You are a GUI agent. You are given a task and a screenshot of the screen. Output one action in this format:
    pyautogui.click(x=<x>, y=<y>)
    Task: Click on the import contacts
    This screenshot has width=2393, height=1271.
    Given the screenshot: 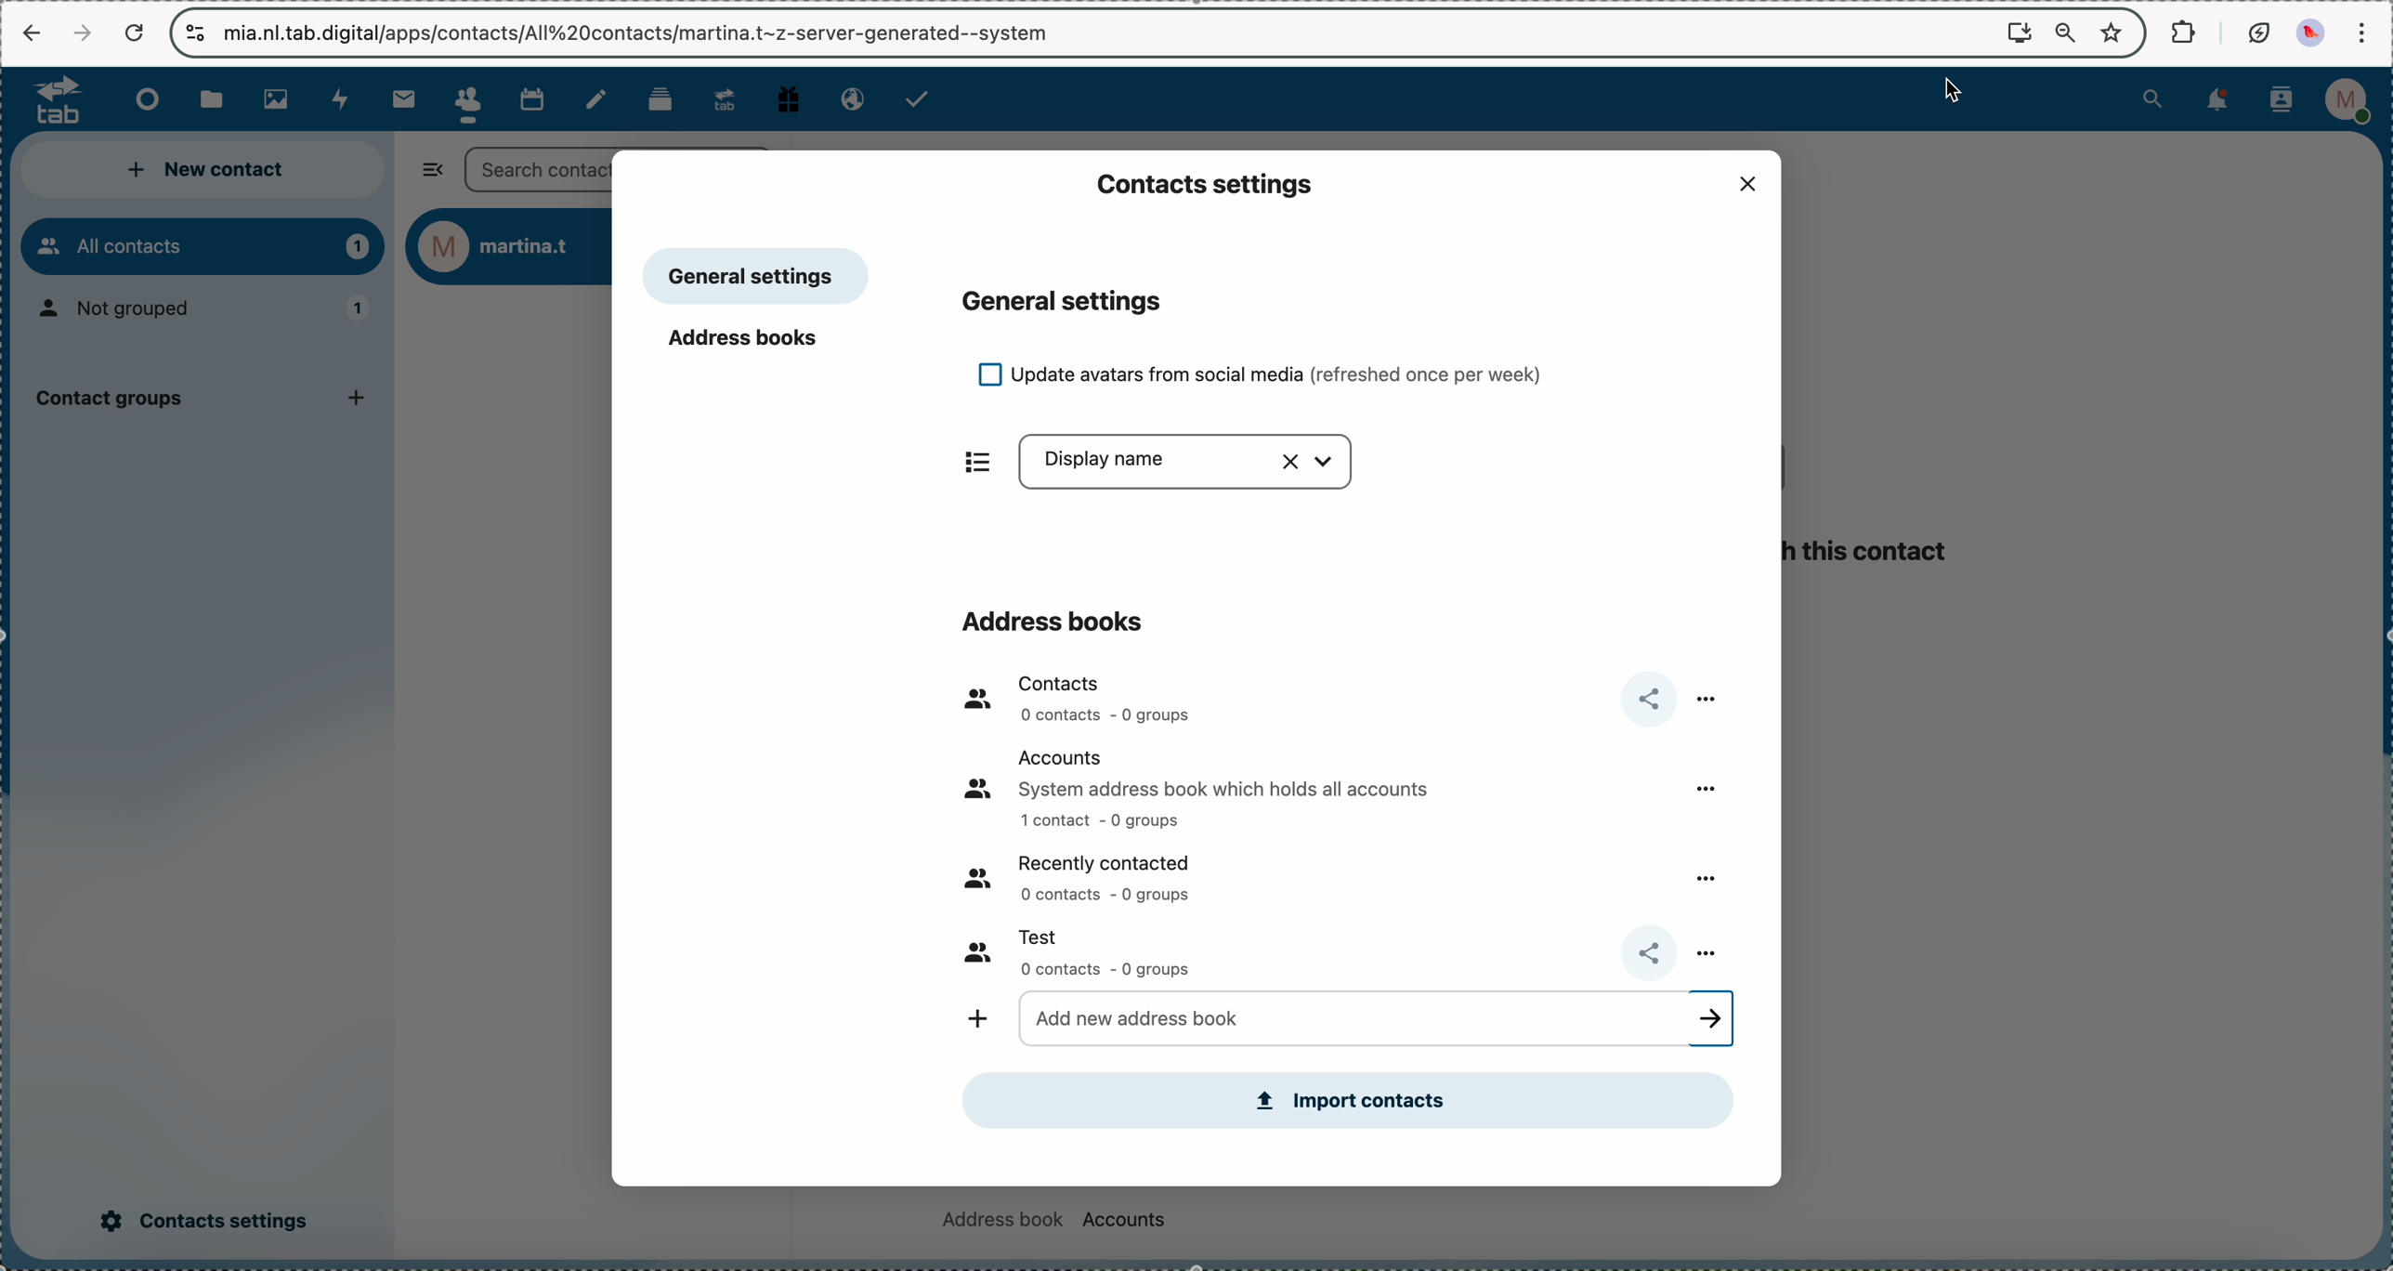 What is the action you would take?
    pyautogui.click(x=1345, y=1099)
    